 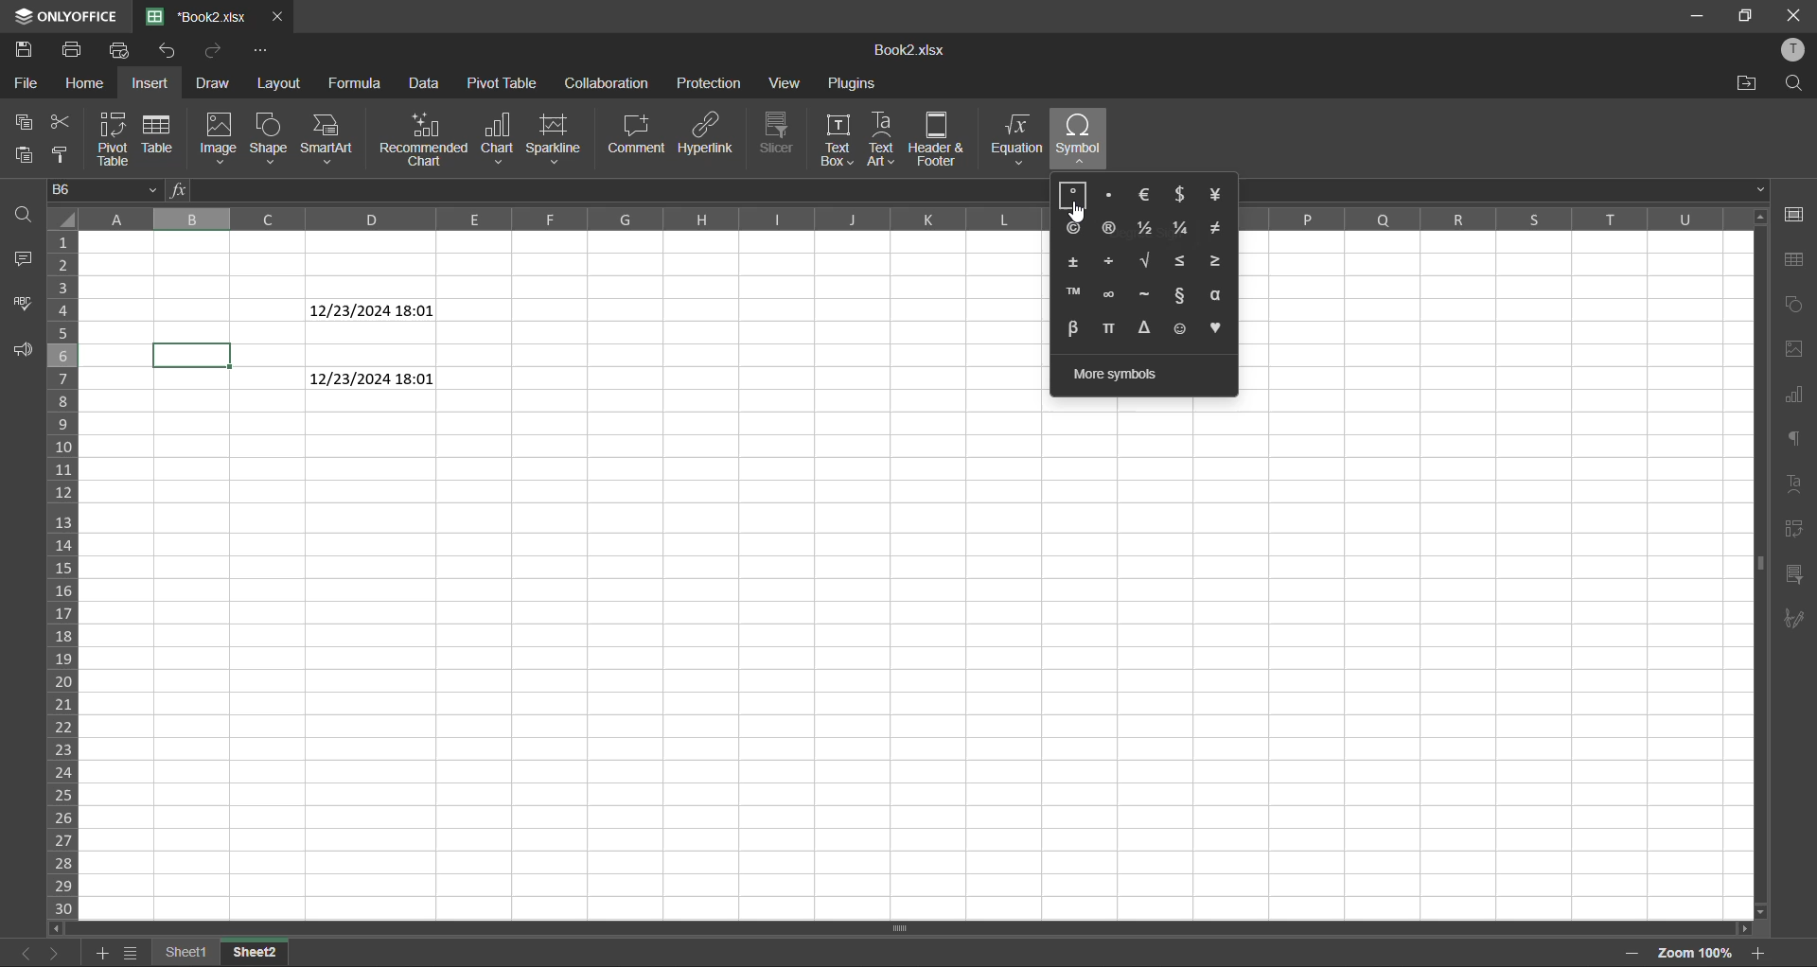 I want to click on slicer, so click(x=783, y=134).